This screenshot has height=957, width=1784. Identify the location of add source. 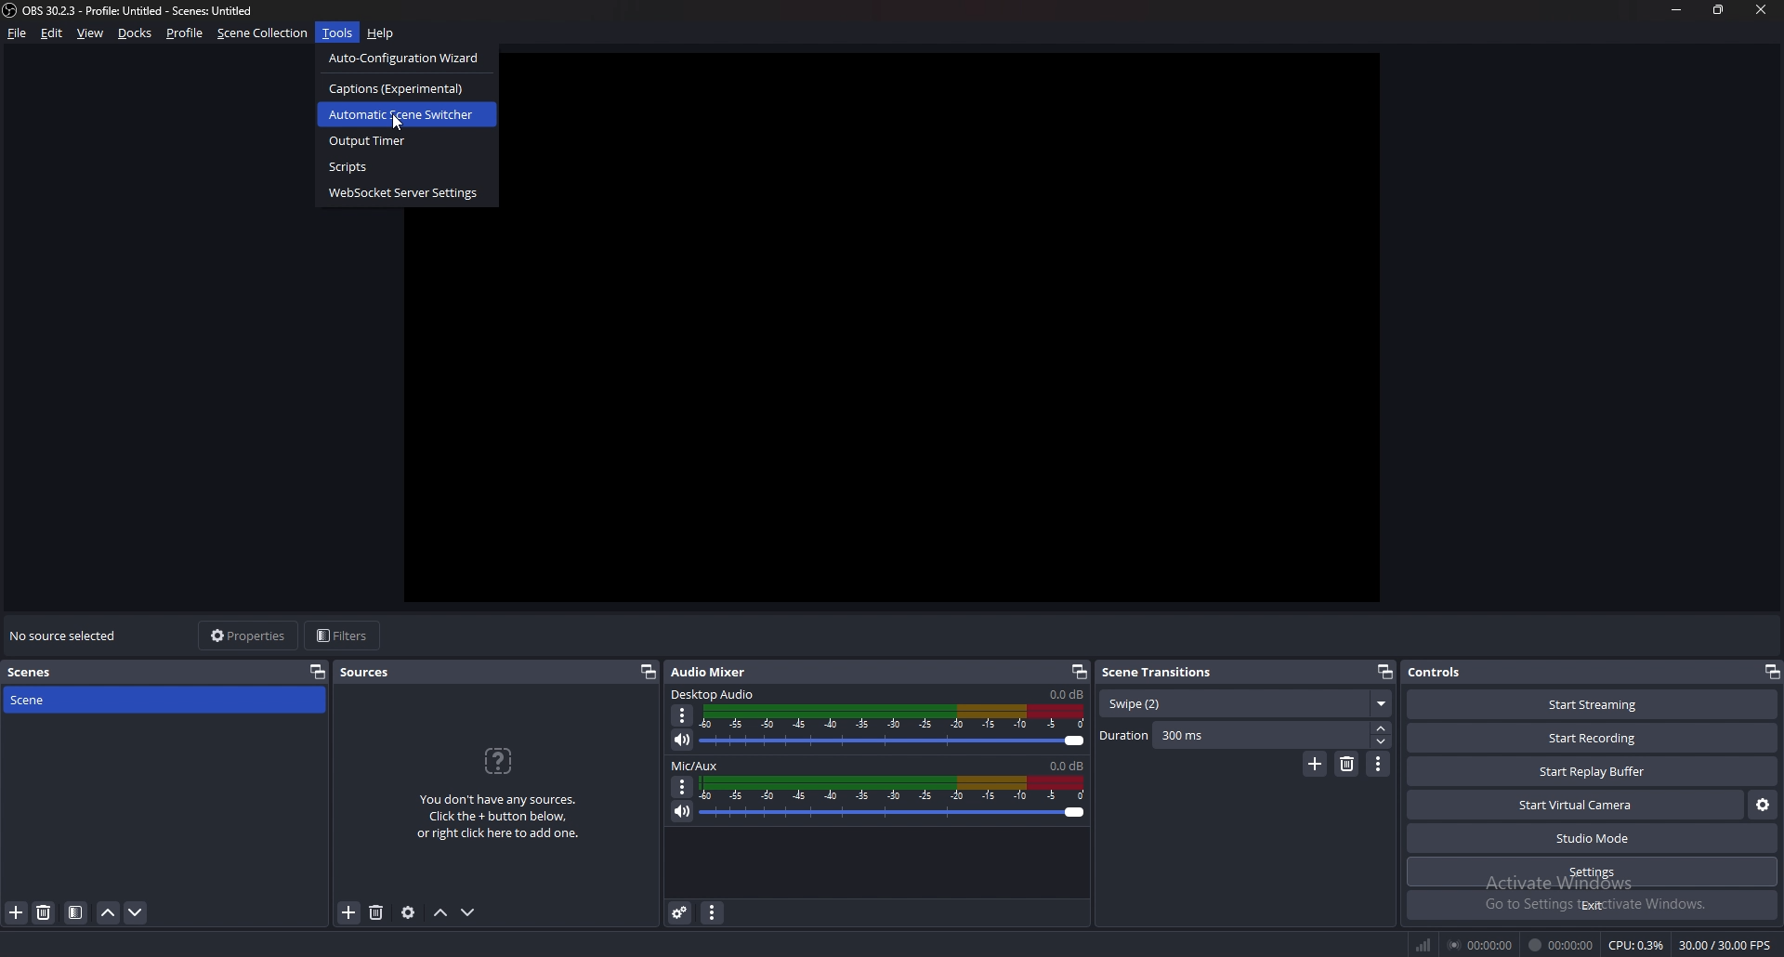
(349, 913).